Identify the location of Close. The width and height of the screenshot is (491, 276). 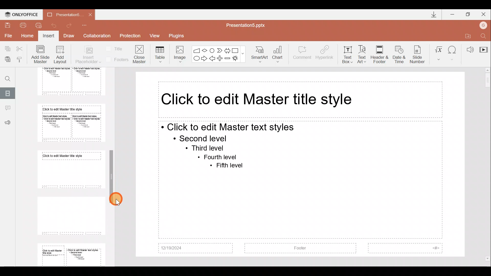
(484, 13).